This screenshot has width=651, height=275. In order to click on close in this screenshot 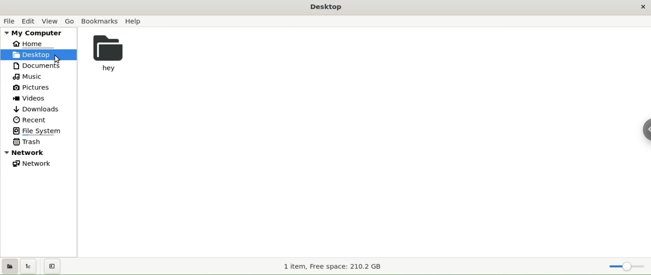, I will do `click(642, 8)`.